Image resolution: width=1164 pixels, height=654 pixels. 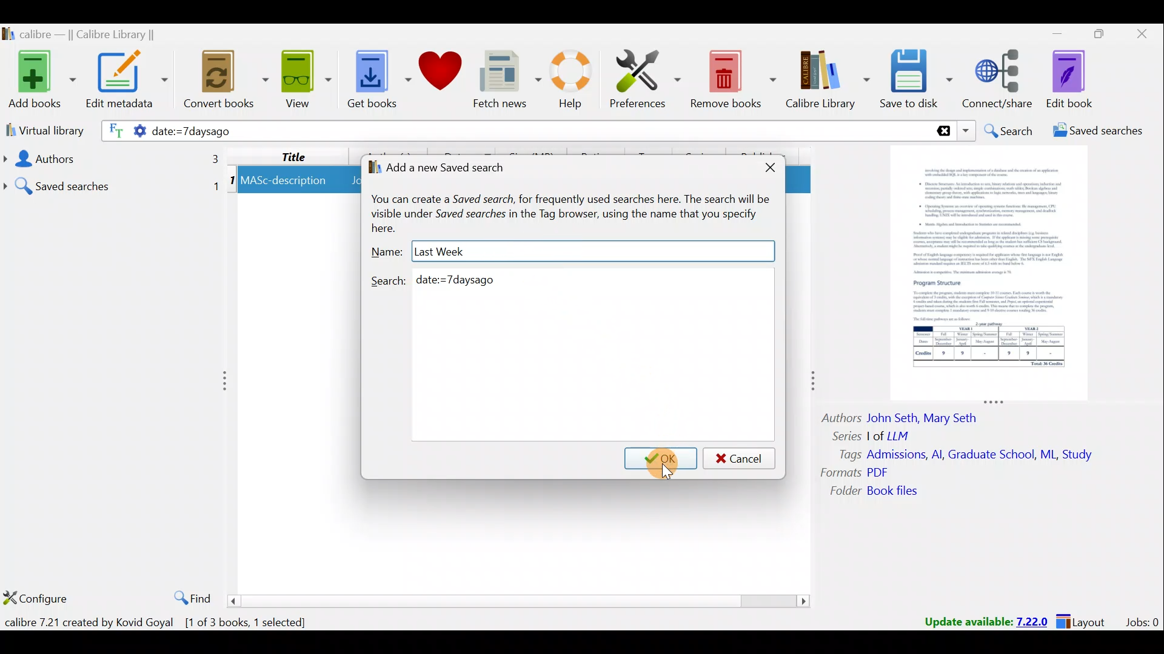 What do you see at coordinates (507, 80) in the screenshot?
I see `Fetch news` at bounding box center [507, 80].